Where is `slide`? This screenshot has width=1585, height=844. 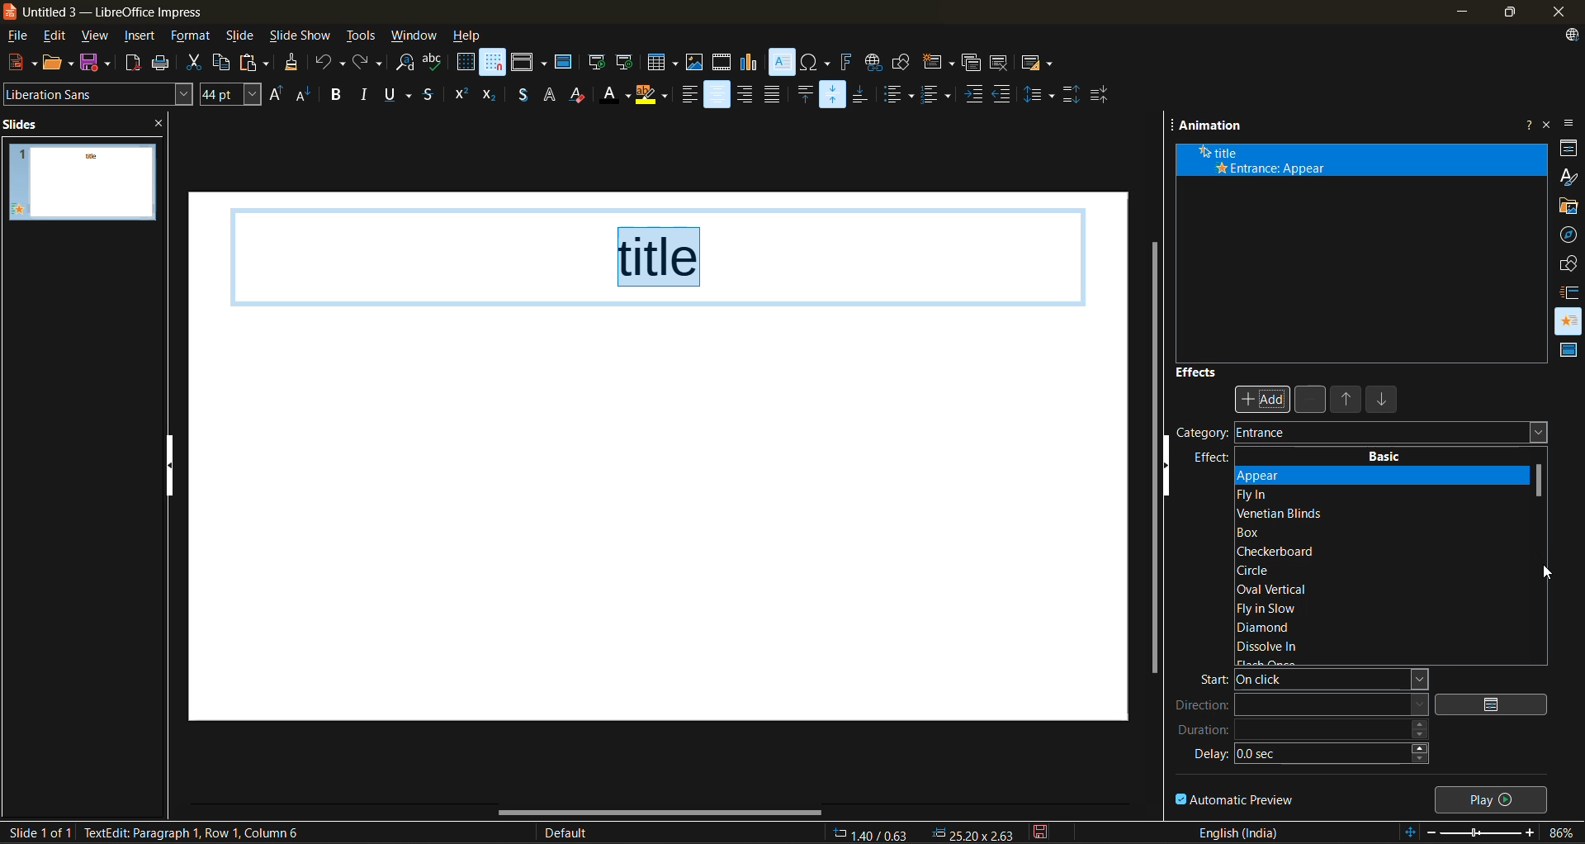 slide is located at coordinates (242, 38).